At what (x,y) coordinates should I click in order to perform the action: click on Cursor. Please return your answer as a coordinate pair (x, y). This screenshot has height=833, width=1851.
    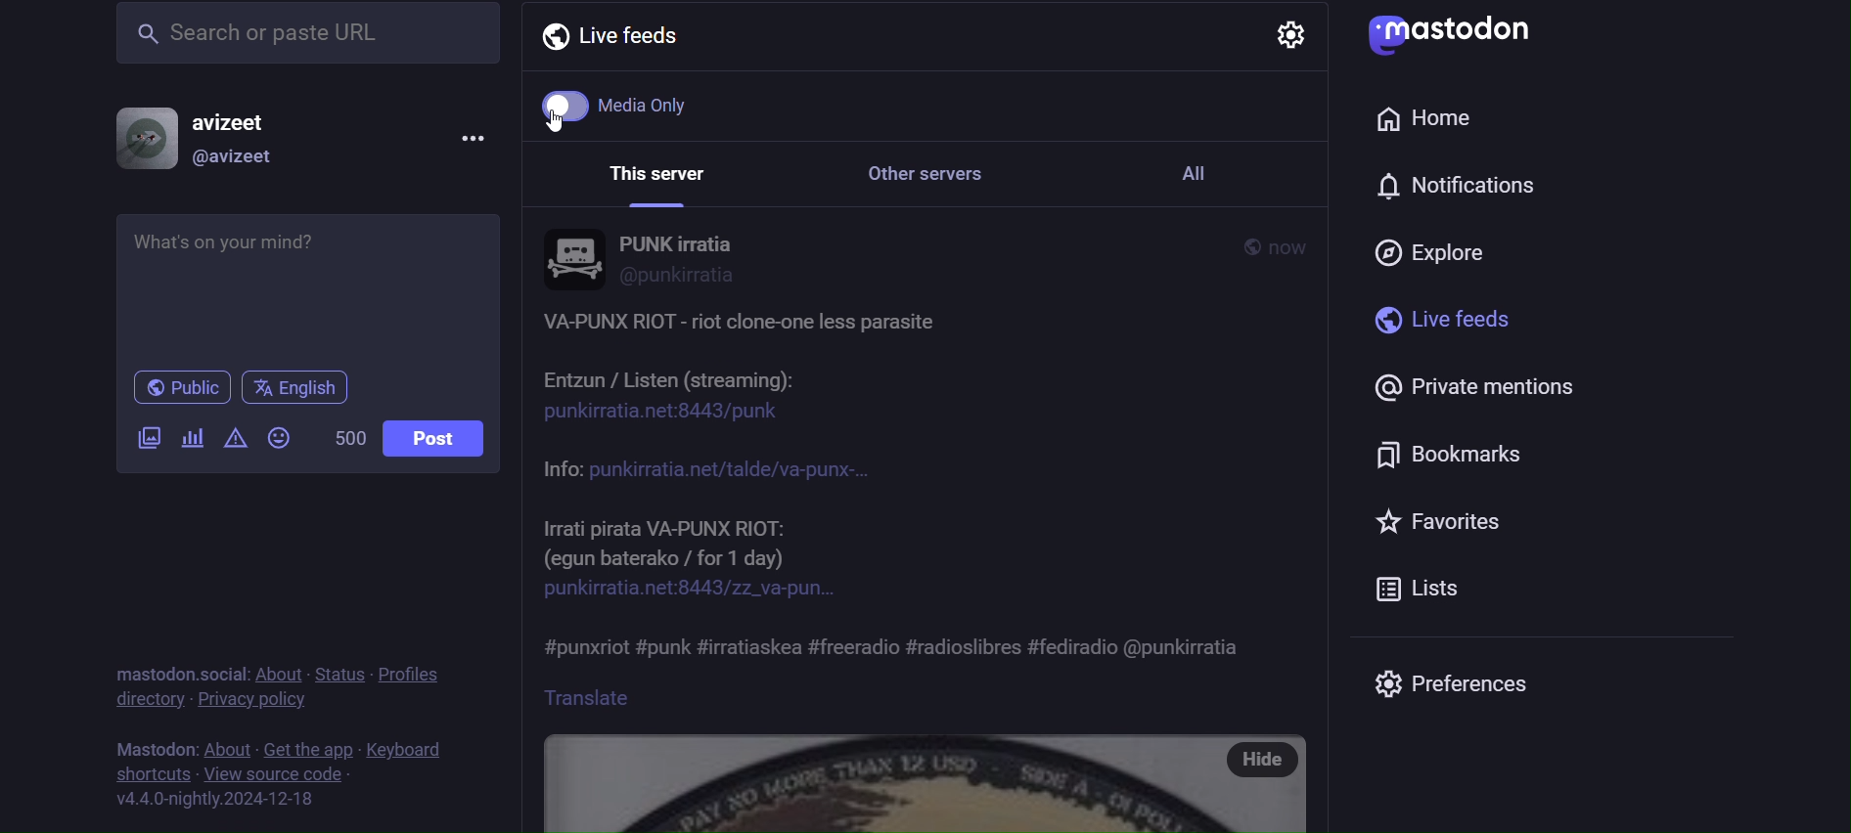
    Looking at the image, I should click on (566, 129).